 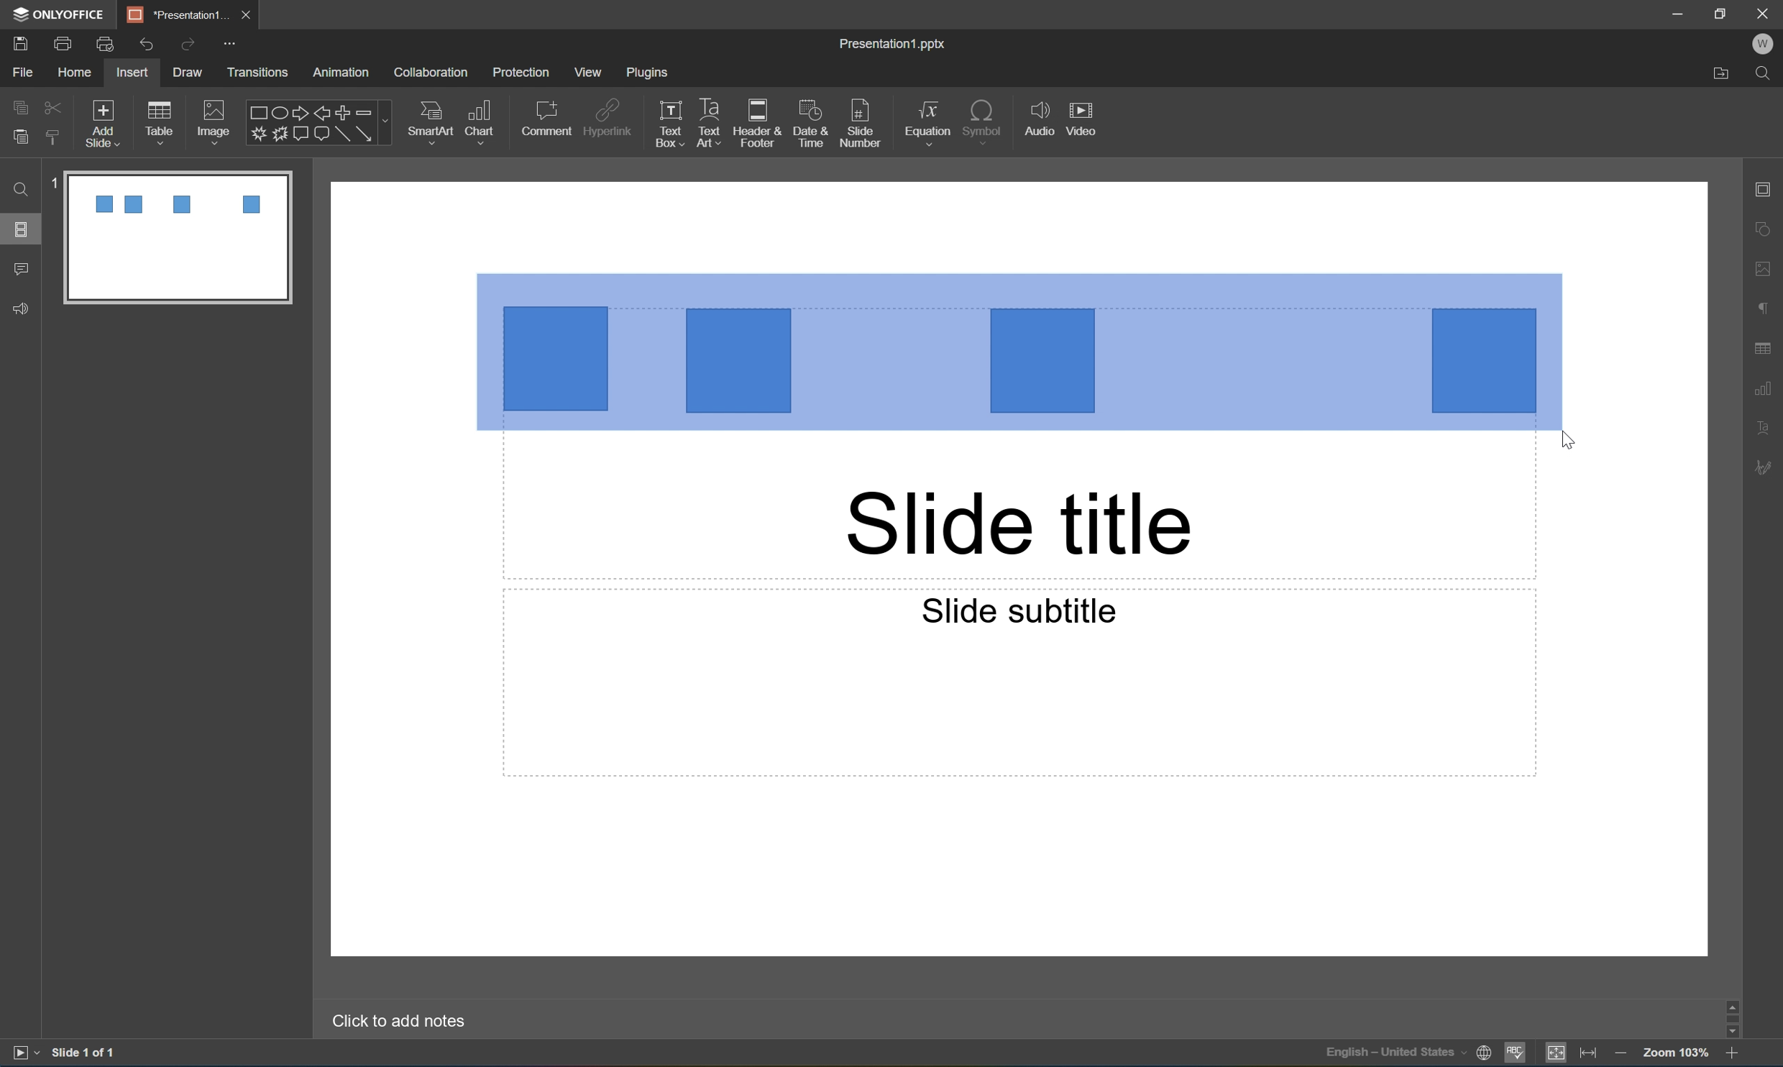 What do you see at coordinates (1677, 1055) in the screenshot?
I see `zoom 100%` at bounding box center [1677, 1055].